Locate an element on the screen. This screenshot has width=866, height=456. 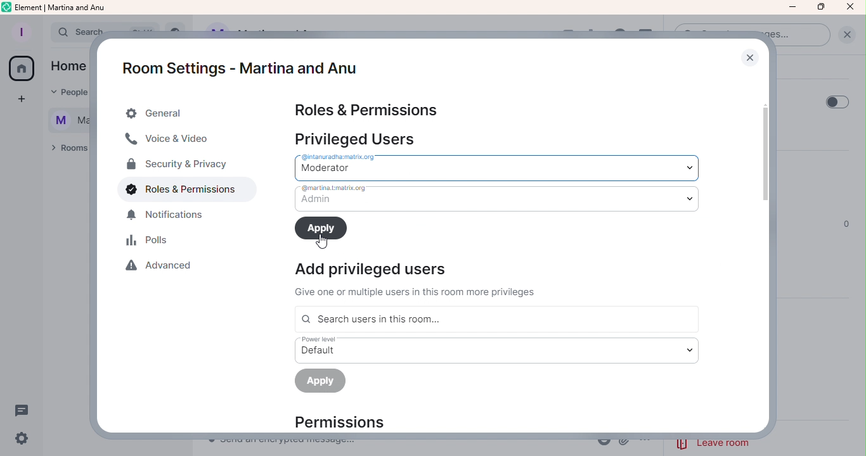
Maximize is located at coordinates (820, 8).